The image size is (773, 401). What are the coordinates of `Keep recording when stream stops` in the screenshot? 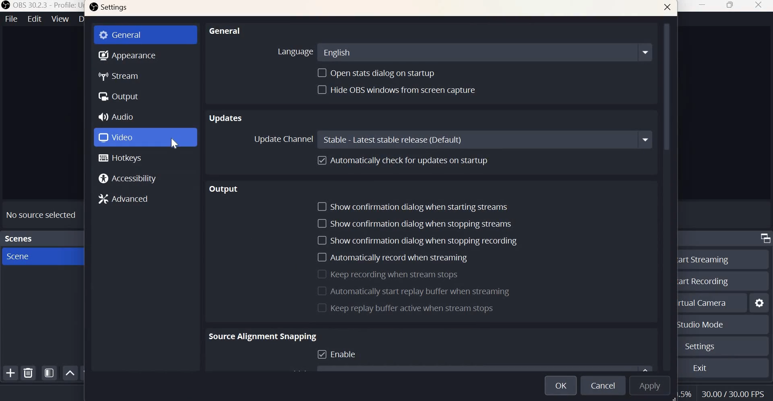 It's located at (393, 274).